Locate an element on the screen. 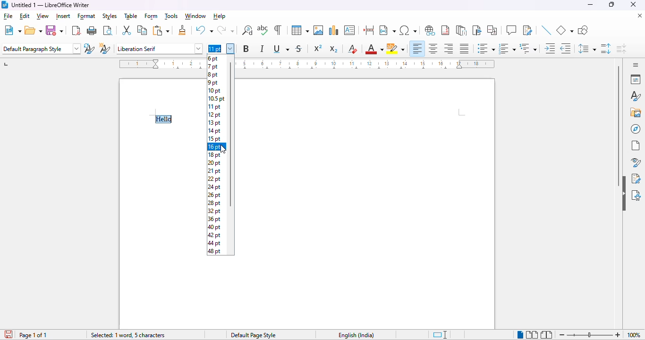  logo is located at coordinates (4, 5).